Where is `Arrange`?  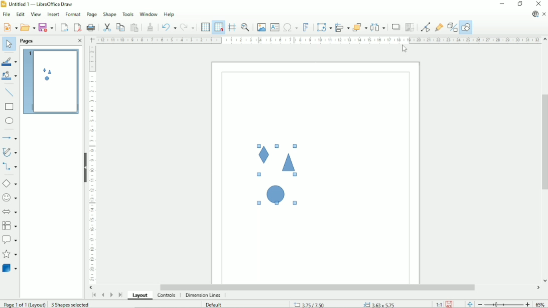
Arrange is located at coordinates (360, 27).